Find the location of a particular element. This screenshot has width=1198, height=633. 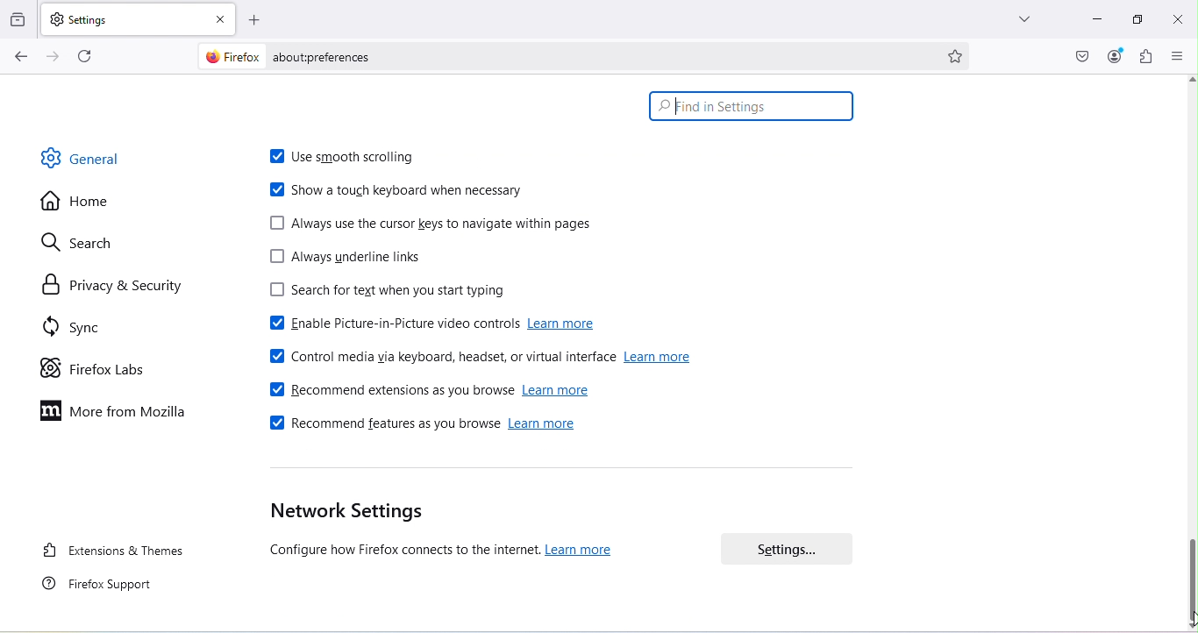

Privacy and security is located at coordinates (111, 285).